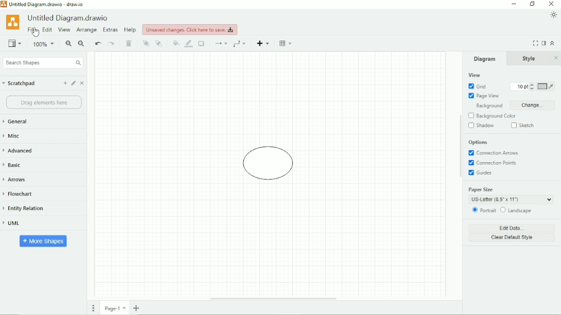 The height and width of the screenshot is (315, 561). Describe the element at coordinates (189, 44) in the screenshot. I see `Line color` at that location.